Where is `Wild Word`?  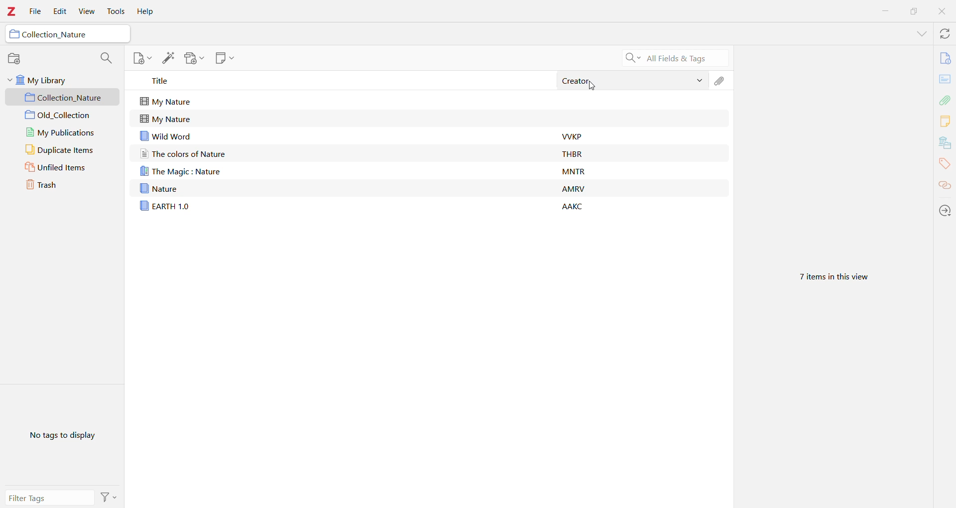
Wild Word is located at coordinates (218, 136).